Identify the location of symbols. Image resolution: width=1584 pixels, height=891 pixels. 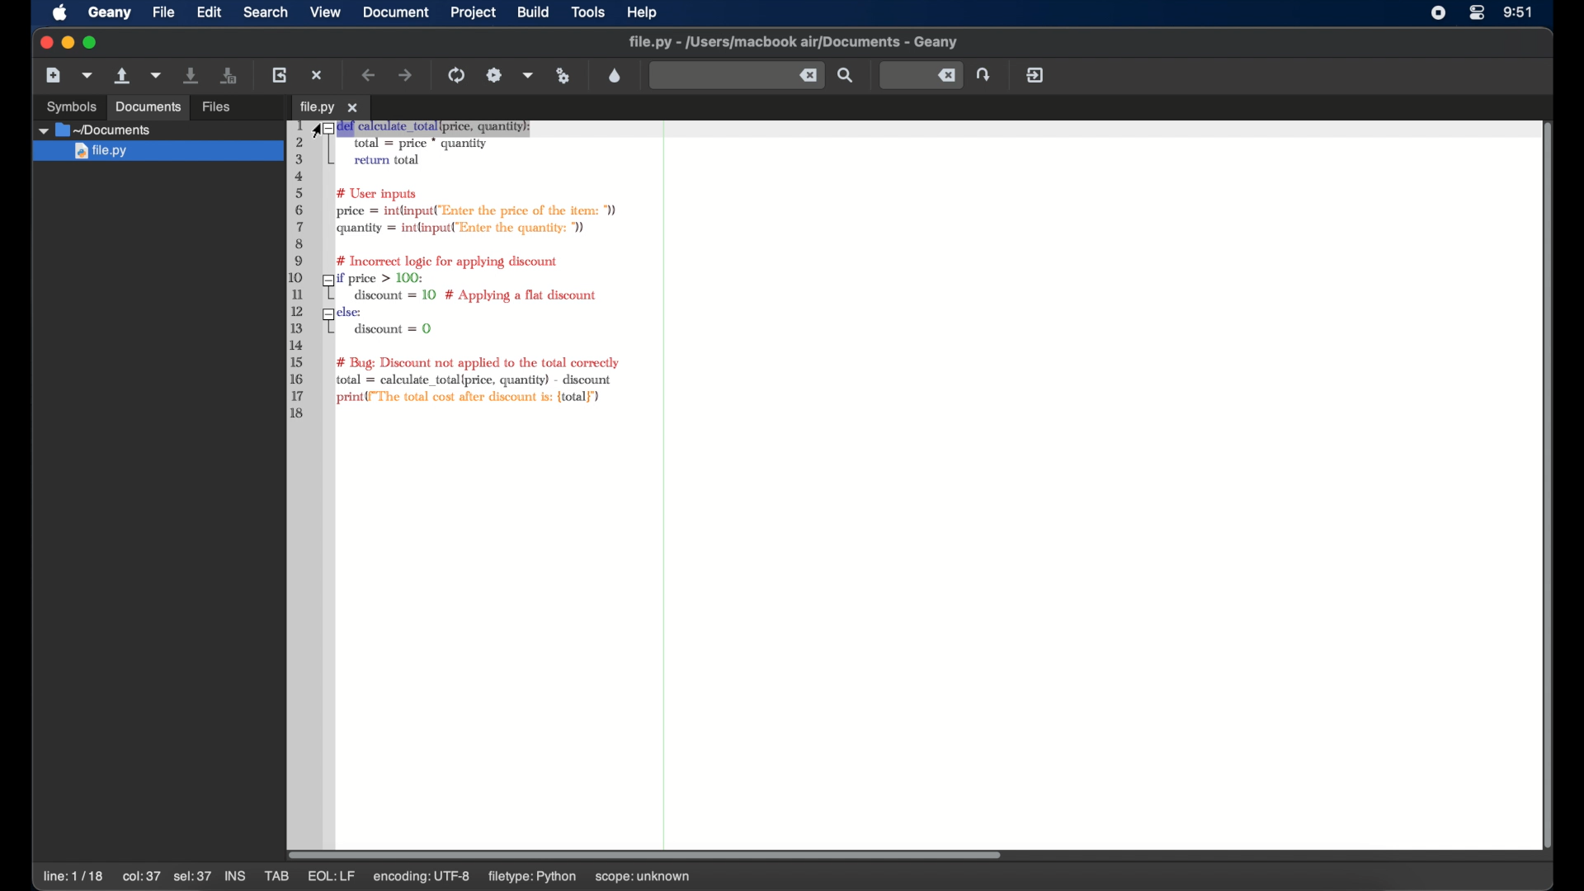
(71, 108).